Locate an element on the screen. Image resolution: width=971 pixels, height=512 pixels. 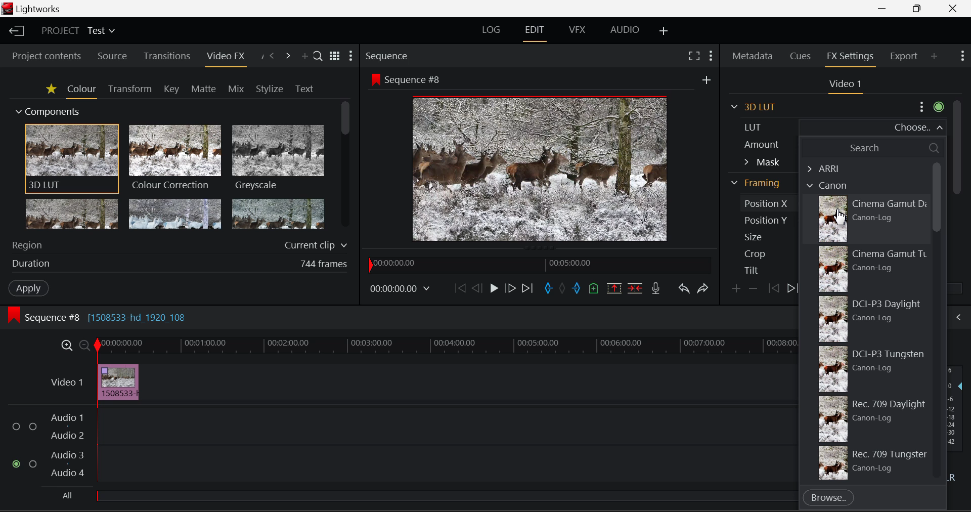
Source is located at coordinates (113, 56).